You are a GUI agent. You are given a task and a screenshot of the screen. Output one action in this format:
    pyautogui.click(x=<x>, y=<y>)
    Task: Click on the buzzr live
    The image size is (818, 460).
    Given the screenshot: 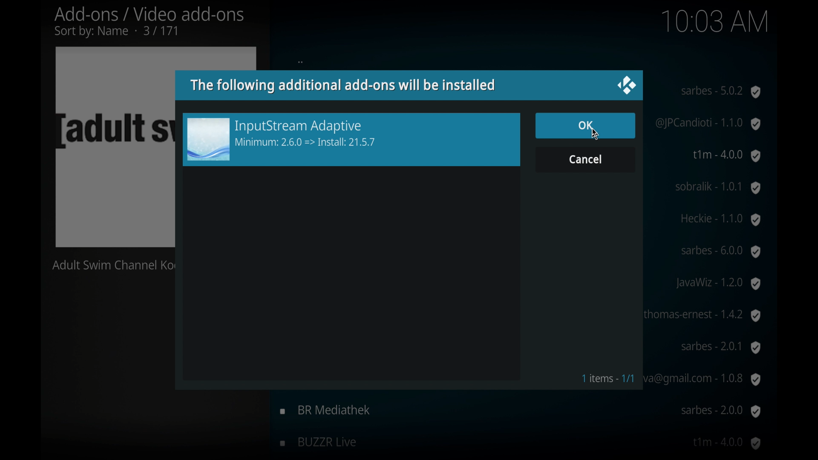 What is the action you would take?
    pyautogui.click(x=521, y=444)
    